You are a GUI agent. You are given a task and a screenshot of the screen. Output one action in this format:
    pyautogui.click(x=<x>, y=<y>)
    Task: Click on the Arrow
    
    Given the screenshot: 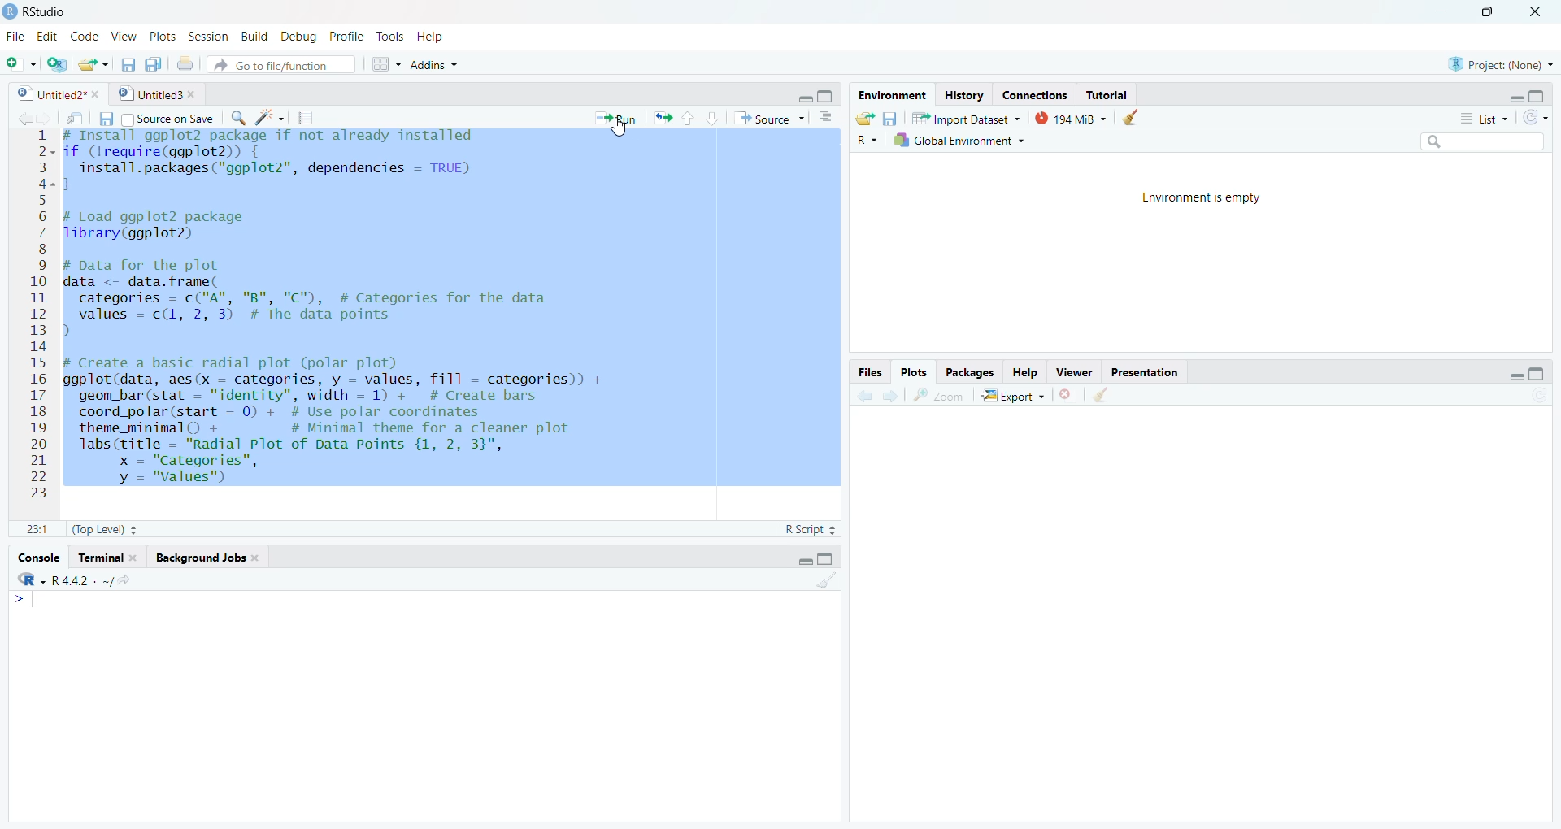 What is the action you would take?
    pyautogui.click(x=19, y=601)
    